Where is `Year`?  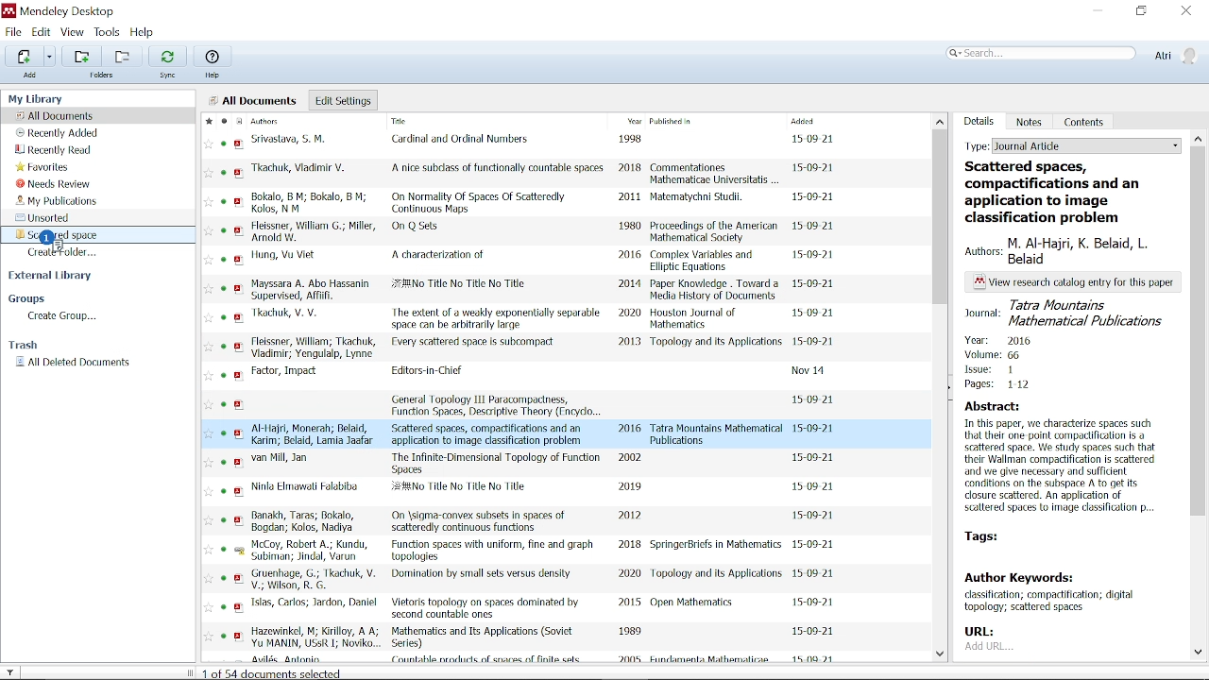 Year is located at coordinates (632, 122).